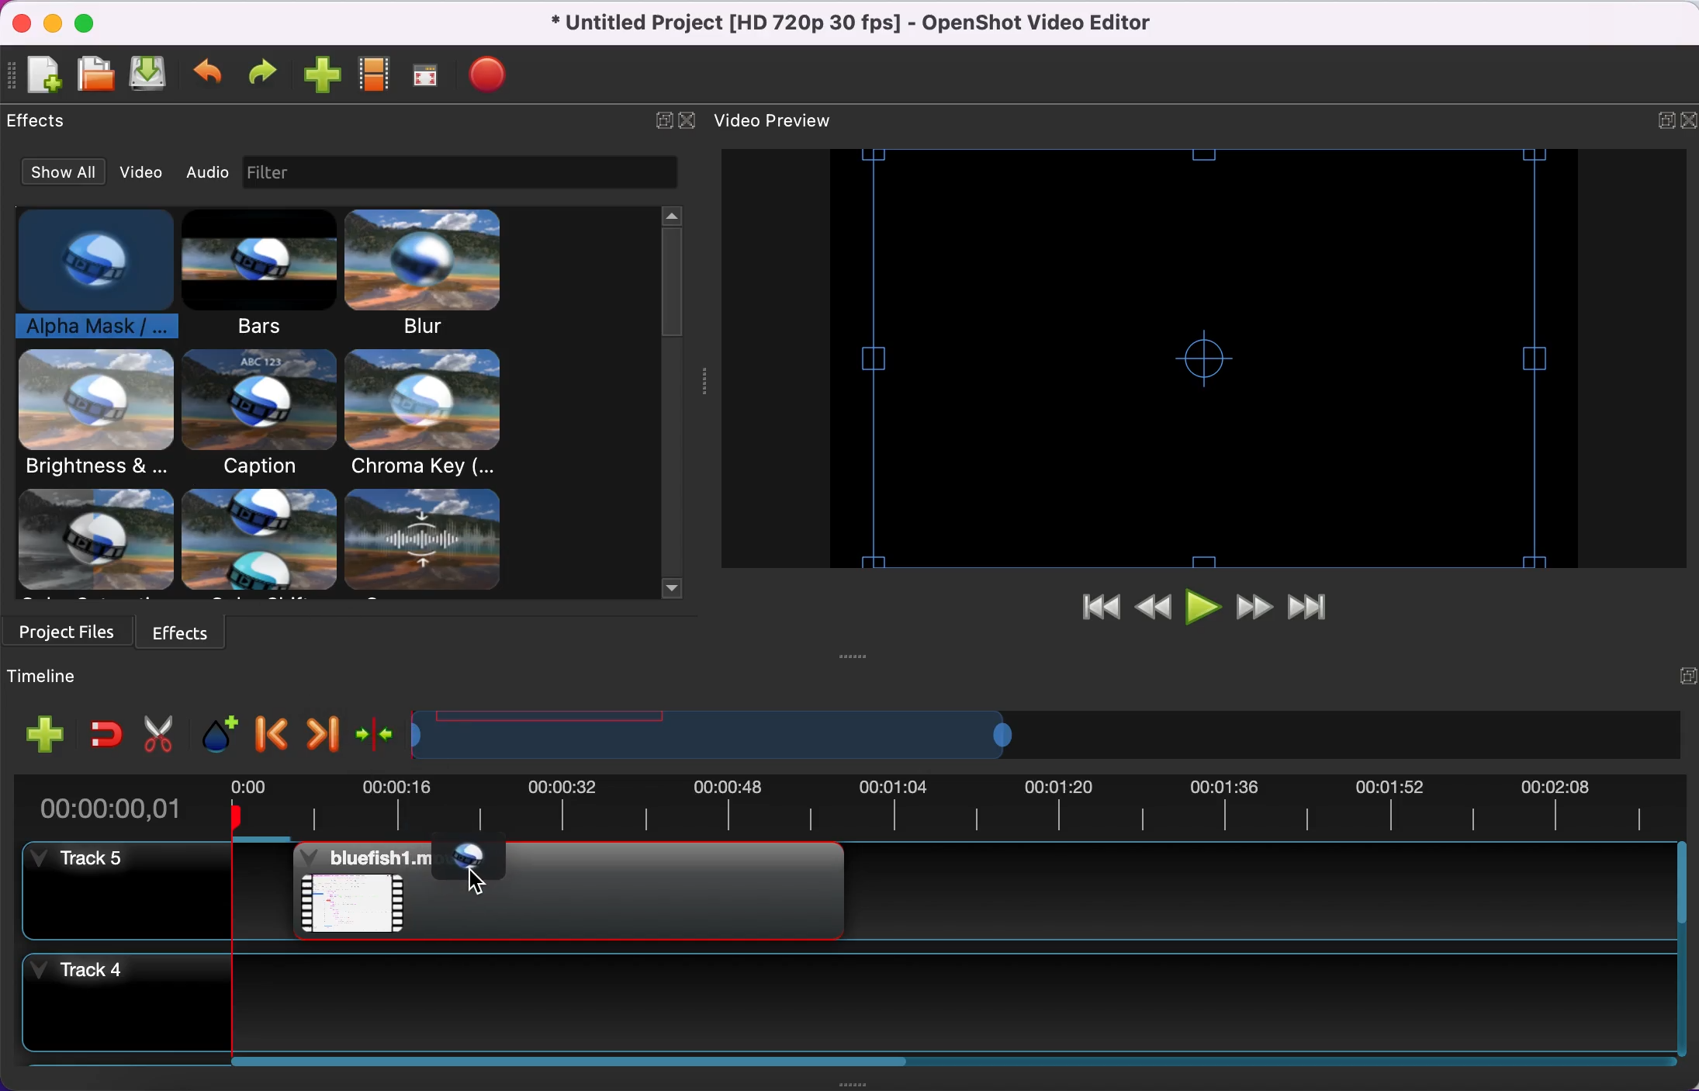 The width and height of the screenshot is (1699, 1091). Describe the element at coordinates (273, 543) in the screenshot. I see `effects` at that location.